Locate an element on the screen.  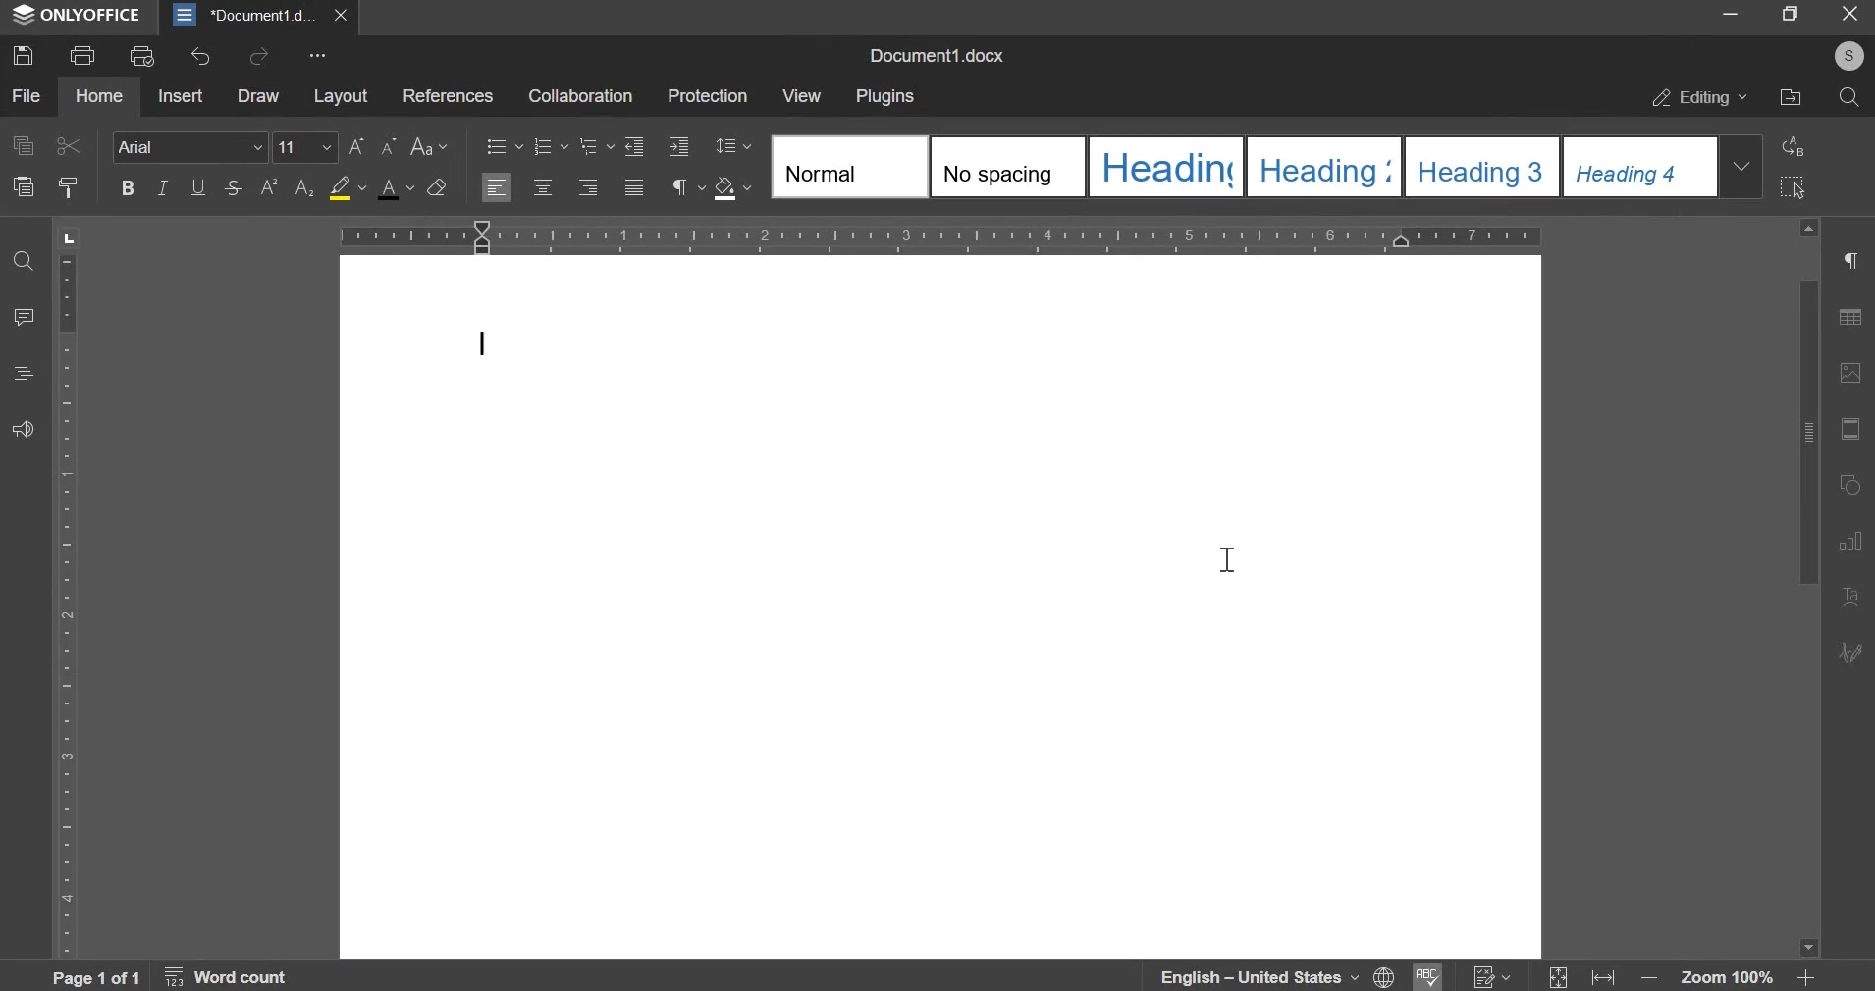
text cursor is located at coordinates (1227, 558).